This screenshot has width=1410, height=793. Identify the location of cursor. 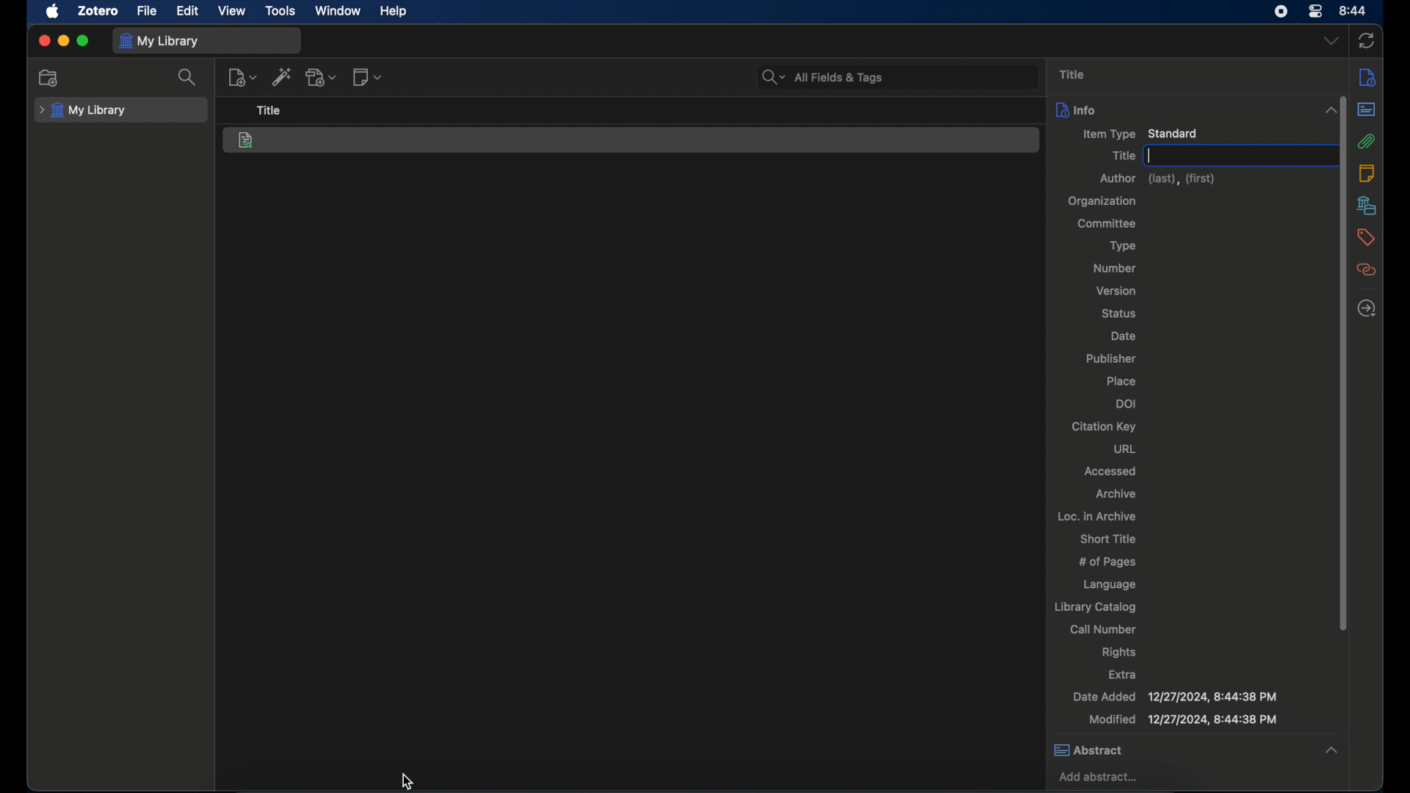
(405, 781).